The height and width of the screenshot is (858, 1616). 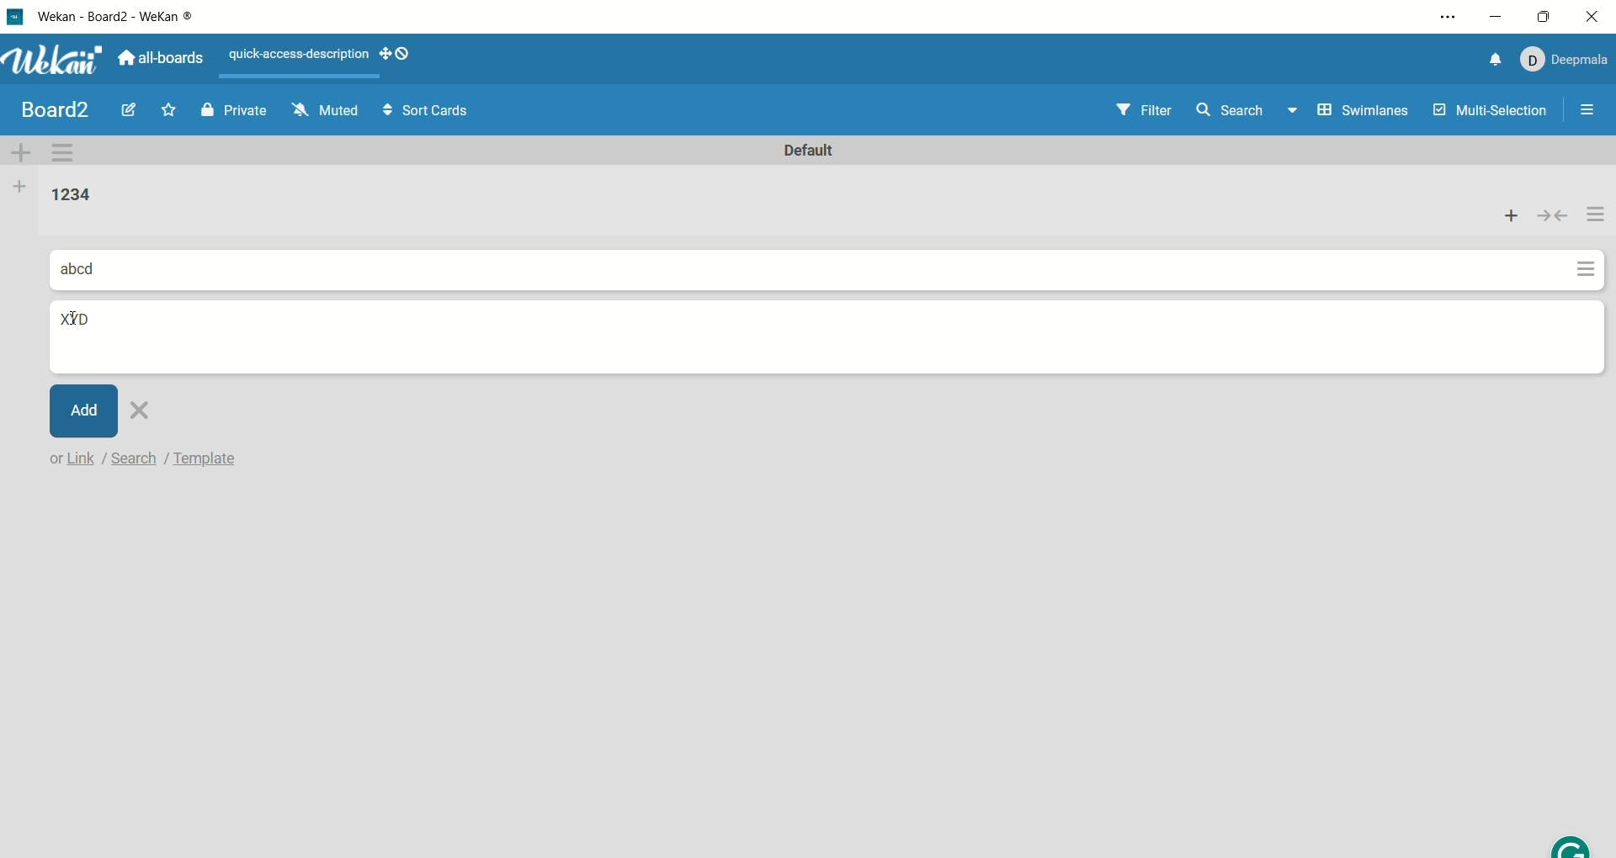 I want to click on logo, so click(x=19, y=14).